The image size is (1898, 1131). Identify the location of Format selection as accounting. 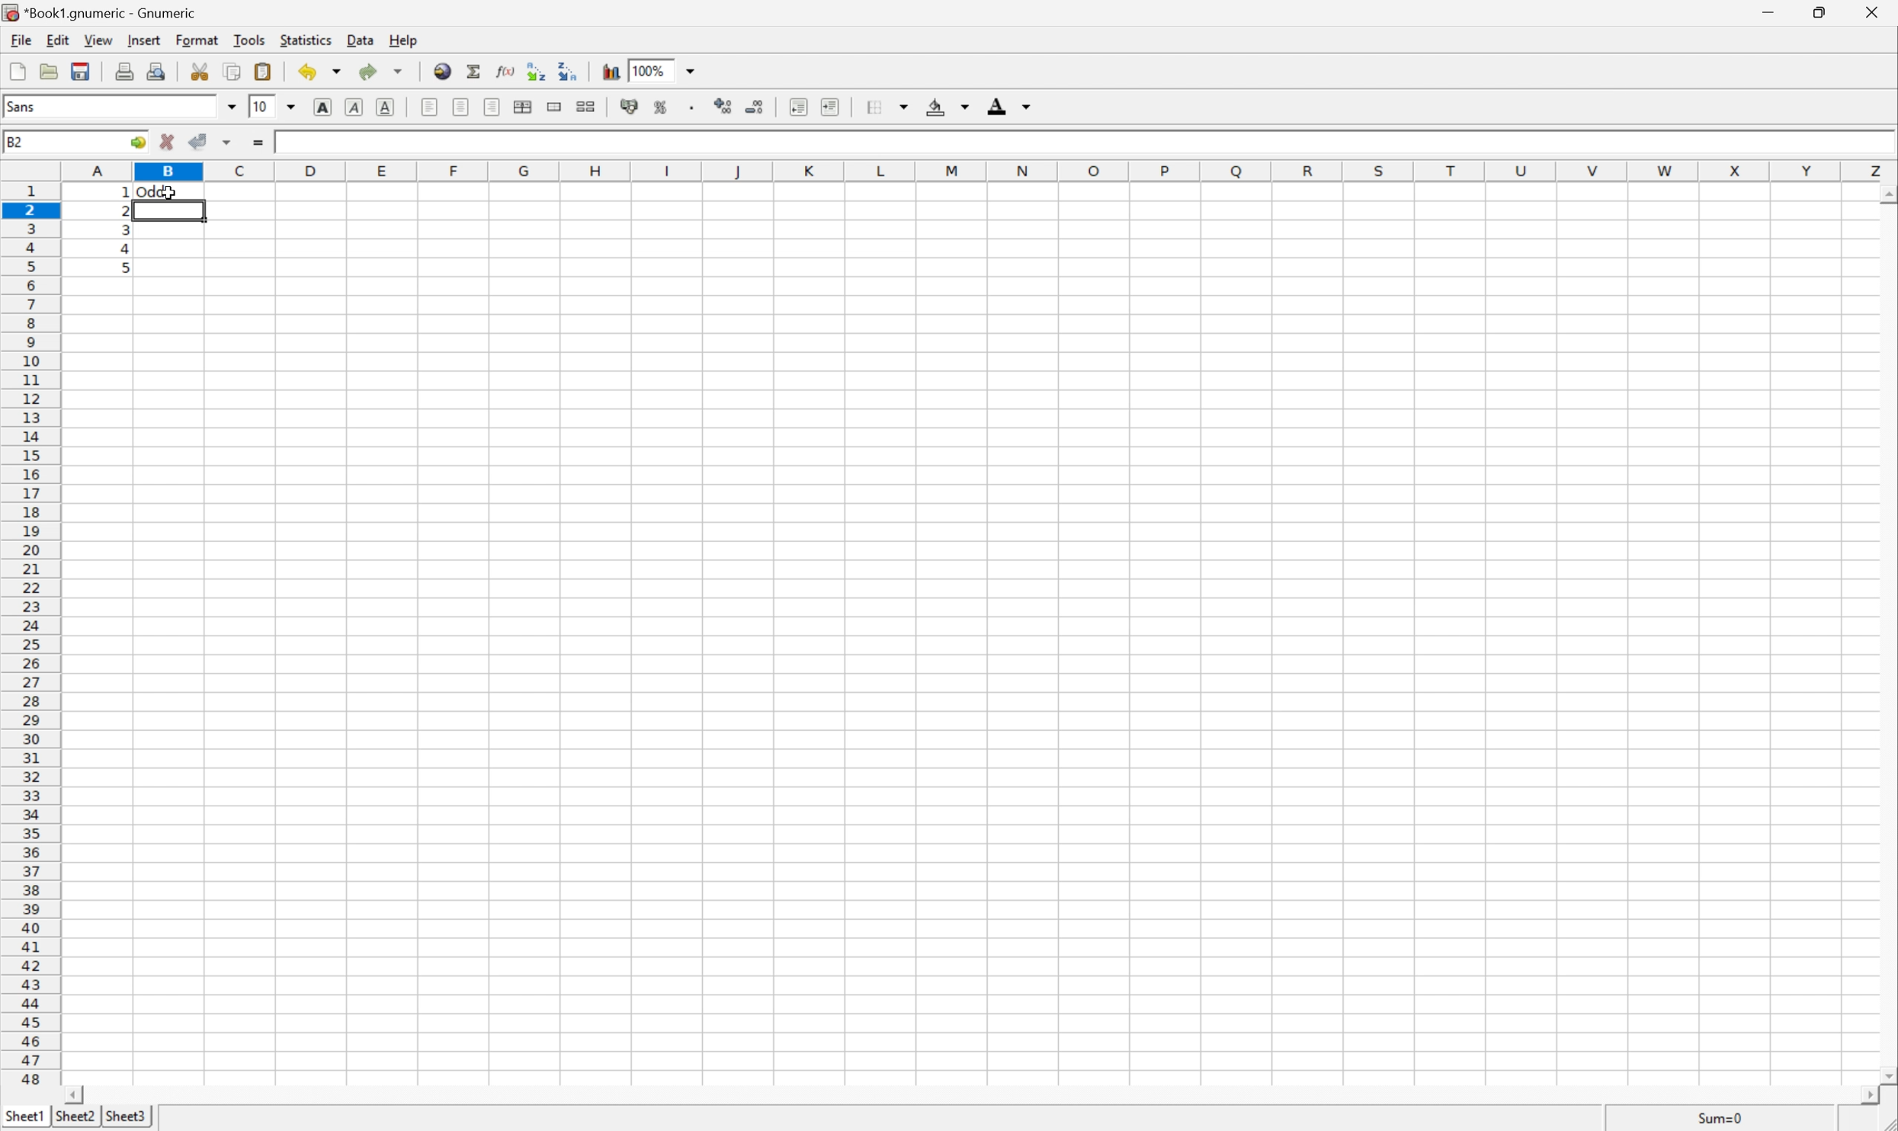
(627, 106).